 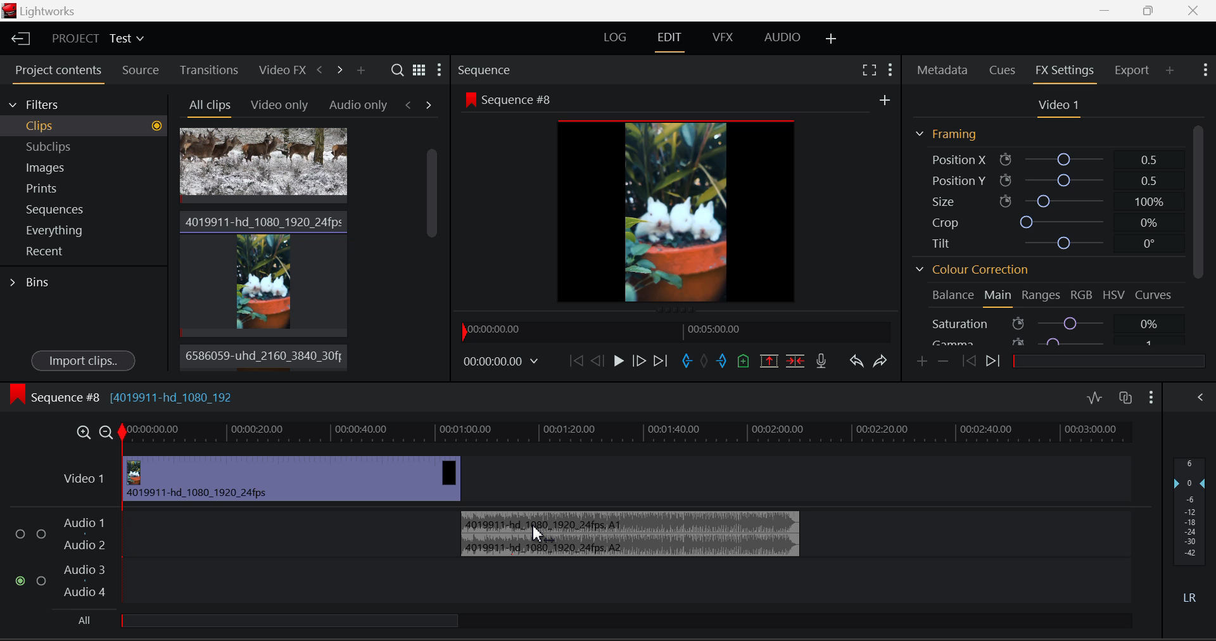 What do you see at coordinates (94, 432) in the screenshot?
I see `Timeline Zoom In/Out` at bounding box center [94, 432].